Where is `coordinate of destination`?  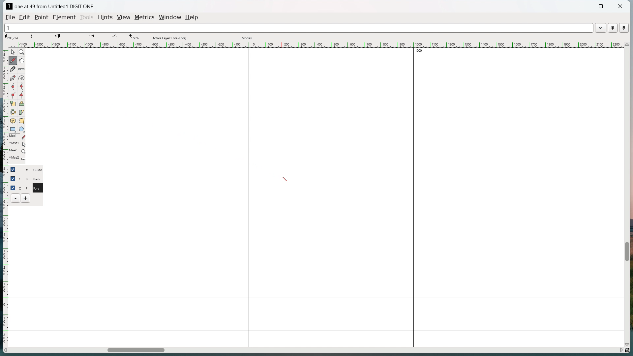 coordinate of destination is located at coordinates (58, 37).